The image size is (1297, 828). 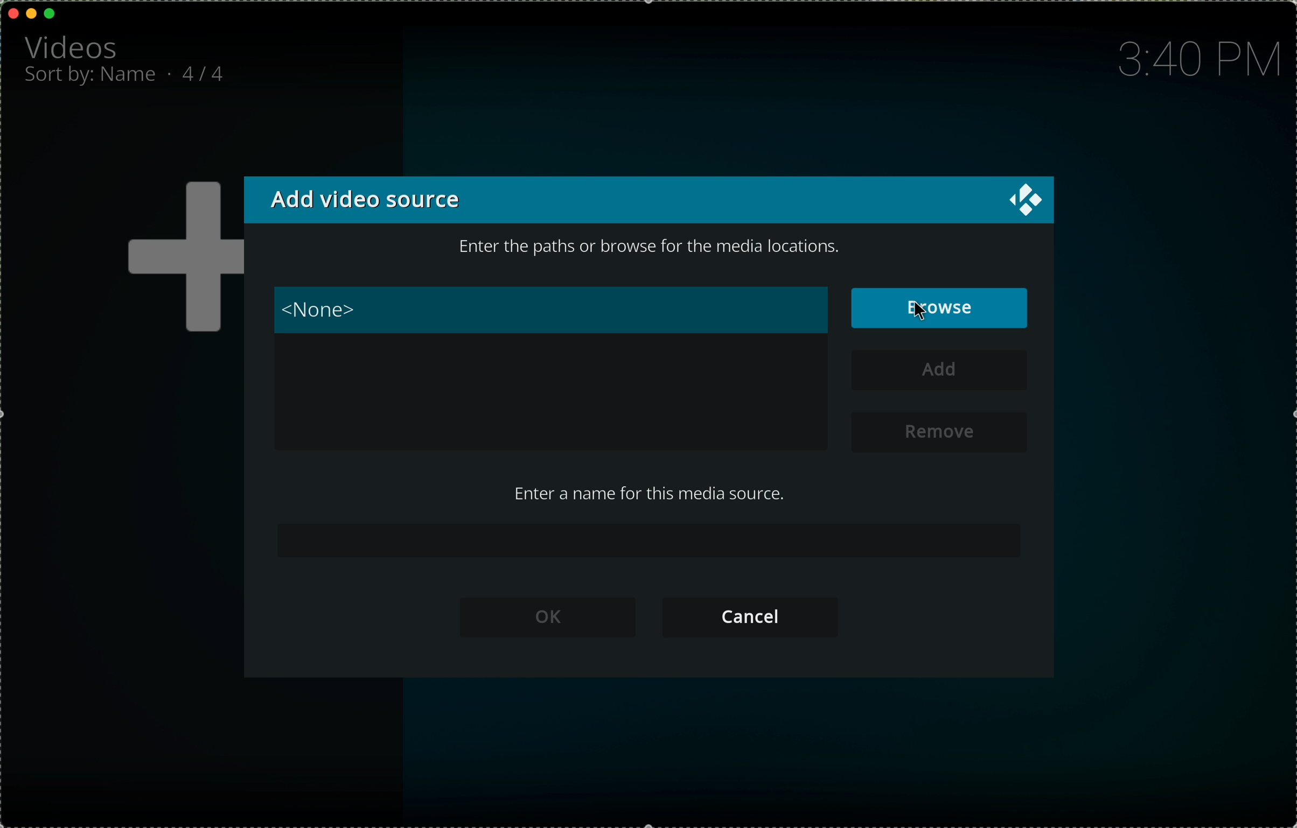 I want to click on space to write, so click(x=653, y=542).